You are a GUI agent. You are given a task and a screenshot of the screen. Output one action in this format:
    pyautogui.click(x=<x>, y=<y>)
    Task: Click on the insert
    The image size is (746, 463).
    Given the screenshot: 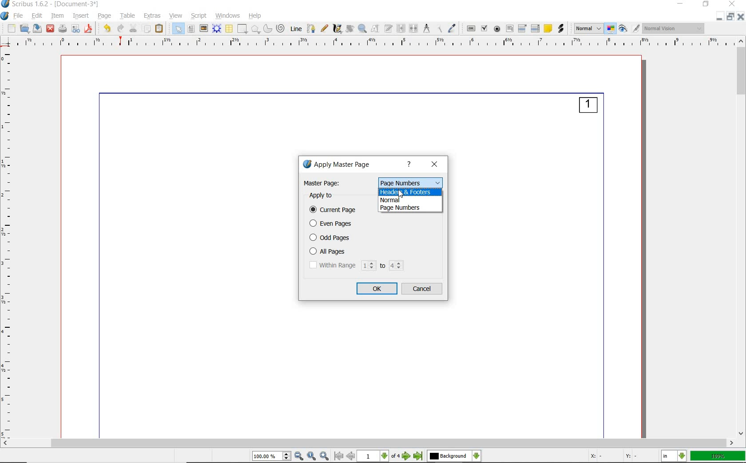 What is the action you would take?
    pyautogui.click(x=81, y=16)
    